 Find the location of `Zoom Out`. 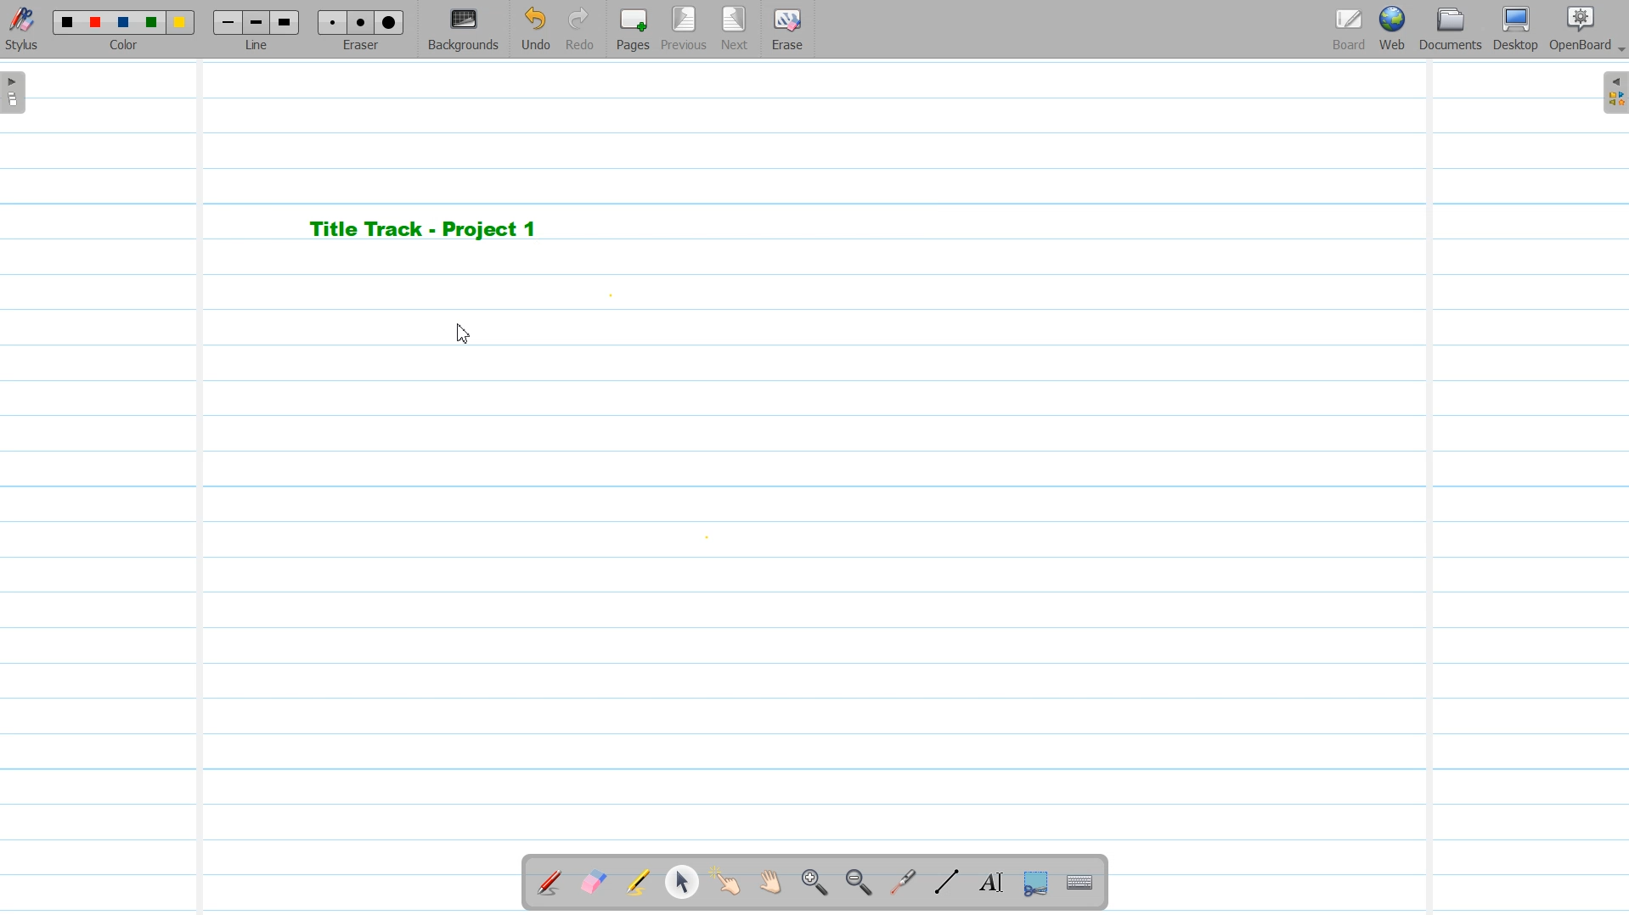

Zoom Out is located at coordinates (855, 884).